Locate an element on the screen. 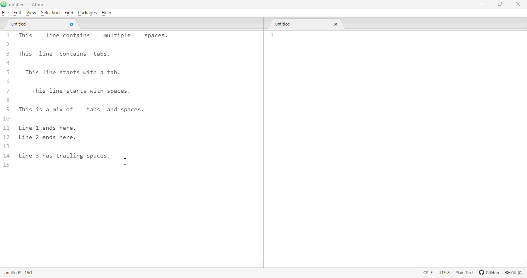 This screenshot has width=527, height=278. file is located at coordinates (5, 13).